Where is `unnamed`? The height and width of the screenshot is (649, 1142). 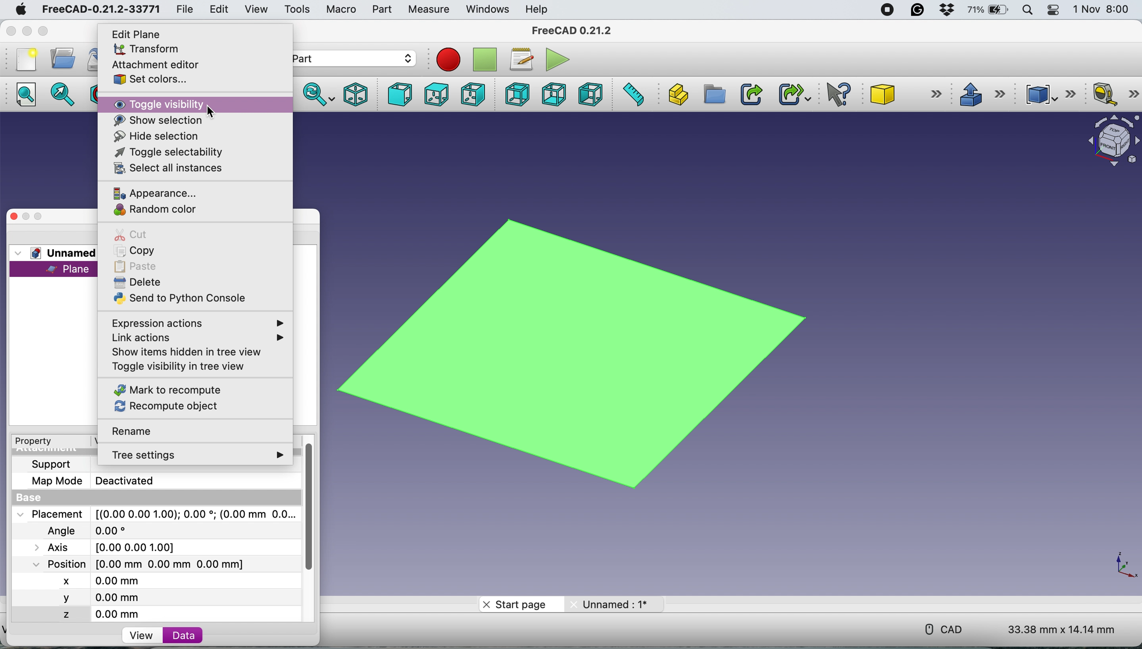 unnamed is located at coordinates (56, 251).